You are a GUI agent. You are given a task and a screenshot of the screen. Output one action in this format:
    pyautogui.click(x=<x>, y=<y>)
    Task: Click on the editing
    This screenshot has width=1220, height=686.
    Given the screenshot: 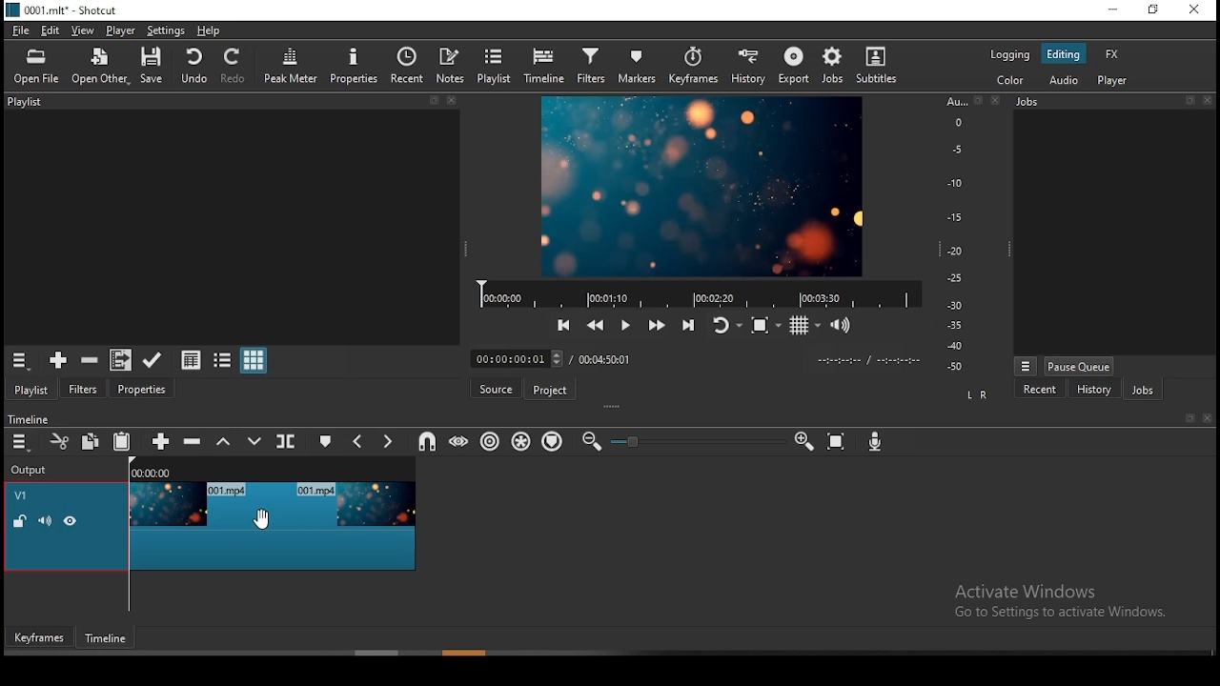 What is the action you would take?
    pyautogui.click(x=1063, y=52)
    